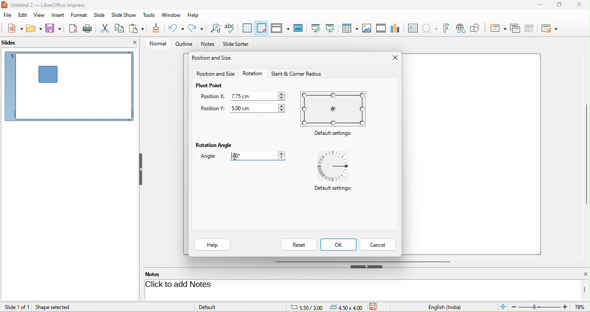  Describe the element at coordinates (247, 28) in the screenshot. I see `display grid` at that location.